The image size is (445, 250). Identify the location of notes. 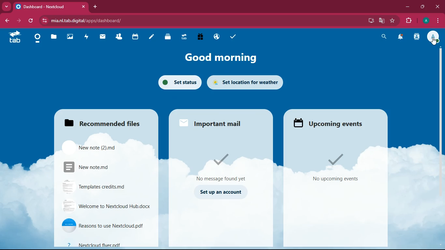
(149, 37).